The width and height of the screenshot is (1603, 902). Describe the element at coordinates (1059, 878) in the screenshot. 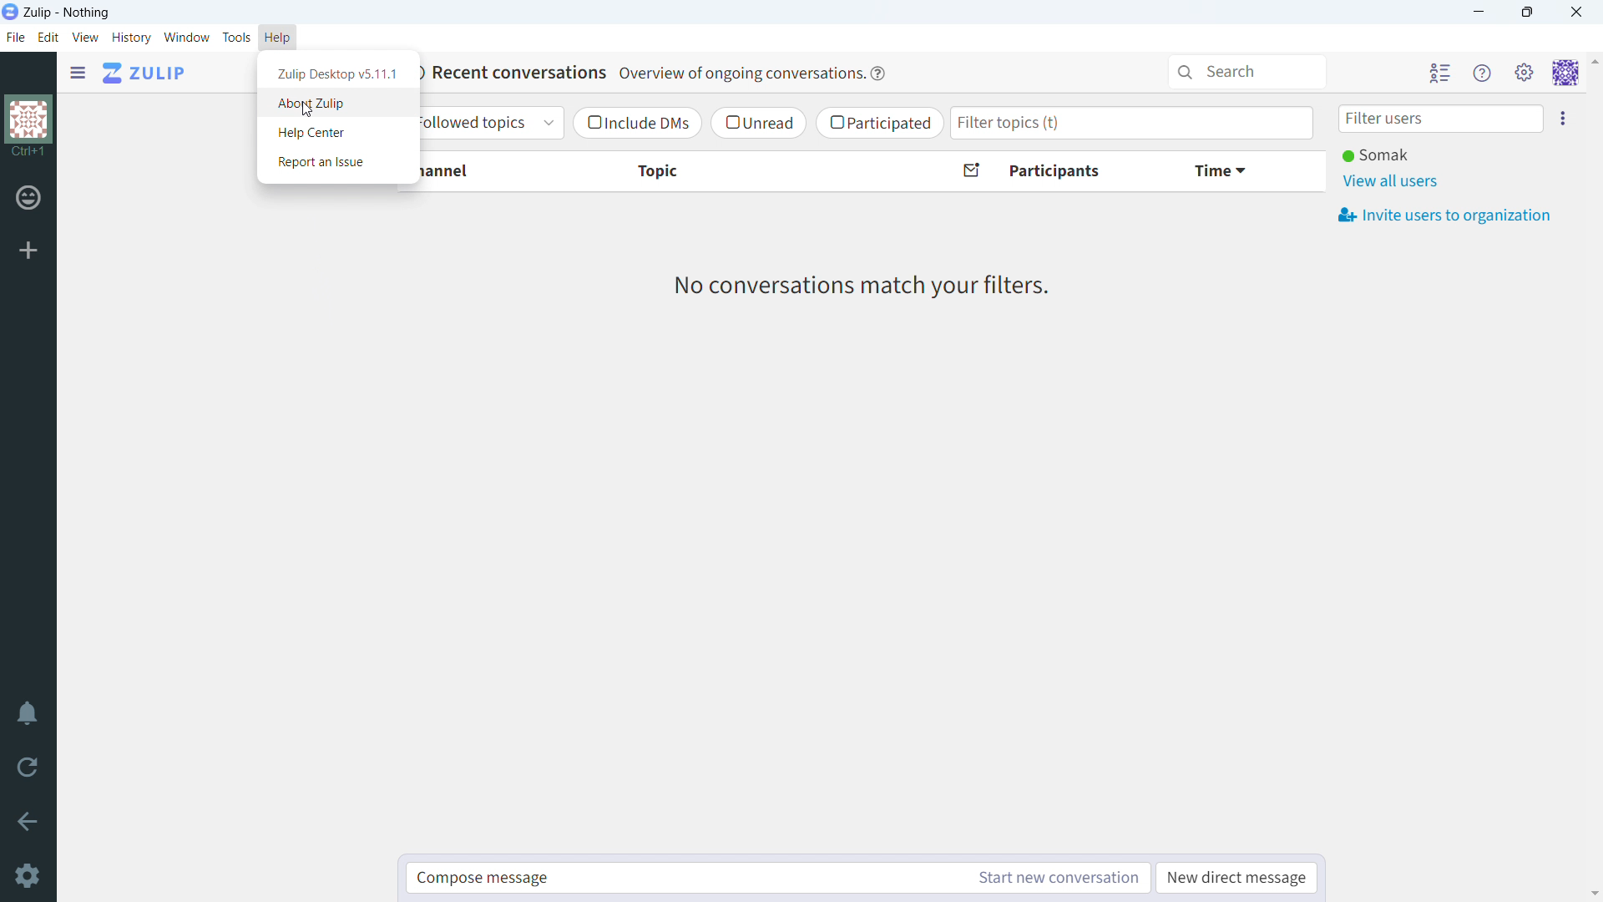

I see `start new conversation` at that location.